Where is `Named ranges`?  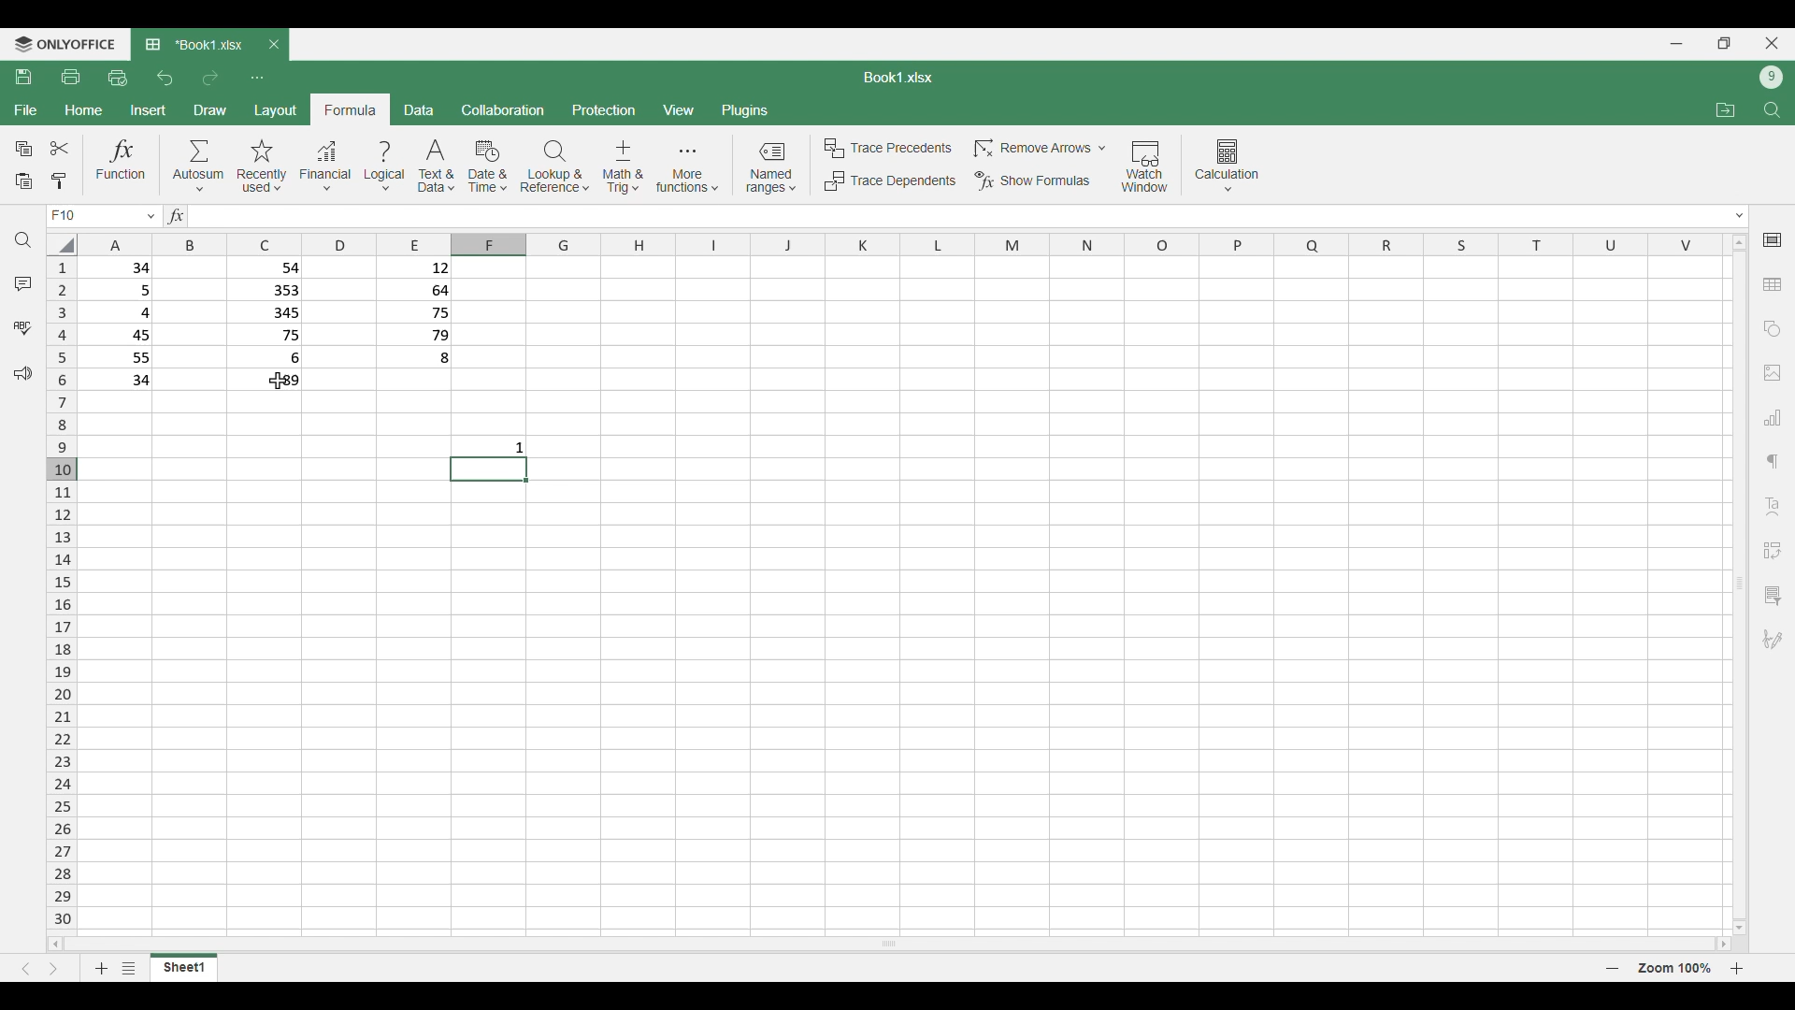
Named ranges is located at coordinates (770, 167).